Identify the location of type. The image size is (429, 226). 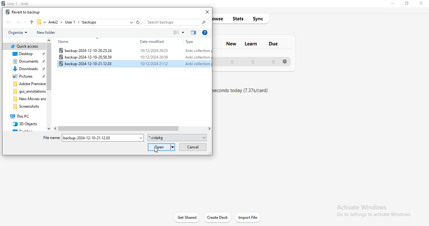
(192, 41).